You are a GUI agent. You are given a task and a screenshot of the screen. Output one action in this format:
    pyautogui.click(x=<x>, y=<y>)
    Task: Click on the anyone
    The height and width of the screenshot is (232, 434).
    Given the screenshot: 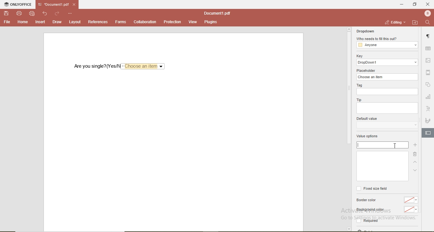 What is the action you would take?
    pyautogui.click(x=387, y=45)
    